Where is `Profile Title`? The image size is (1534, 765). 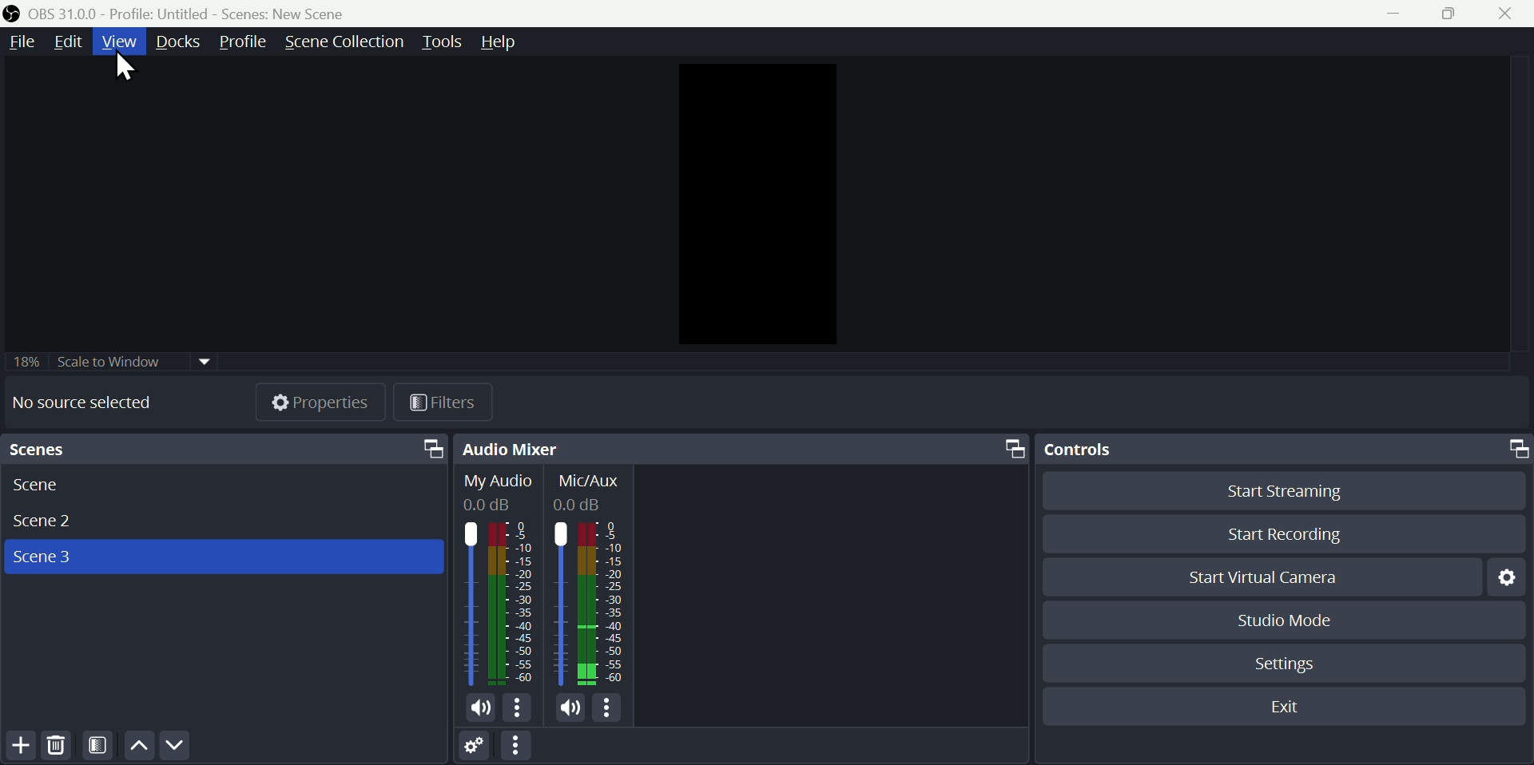
Profile Title is located at coordinates (160, 14).